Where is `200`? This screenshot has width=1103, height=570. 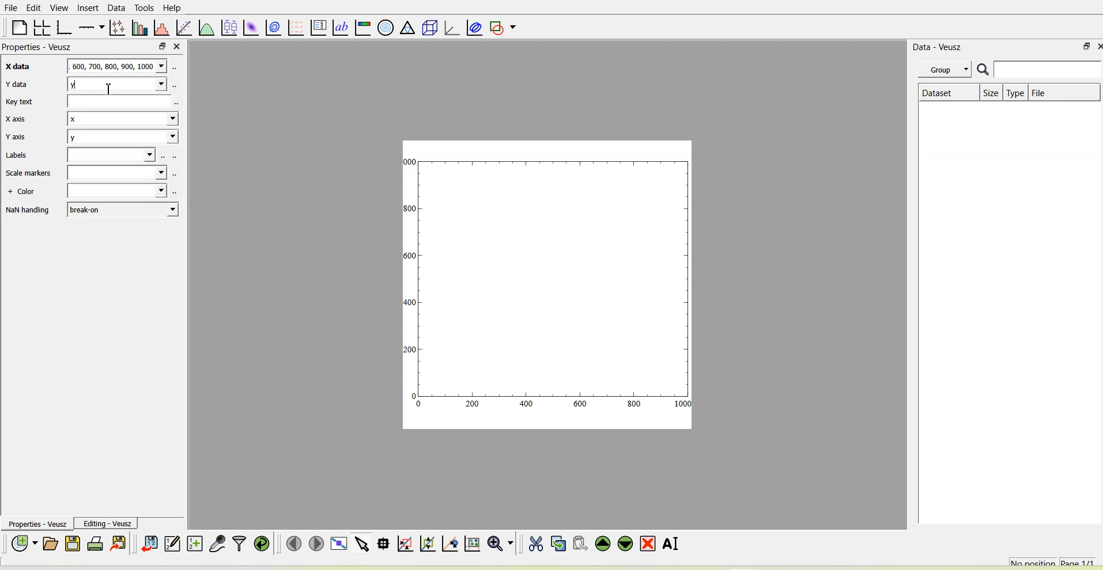 200 is located at coordinates (472, 405).